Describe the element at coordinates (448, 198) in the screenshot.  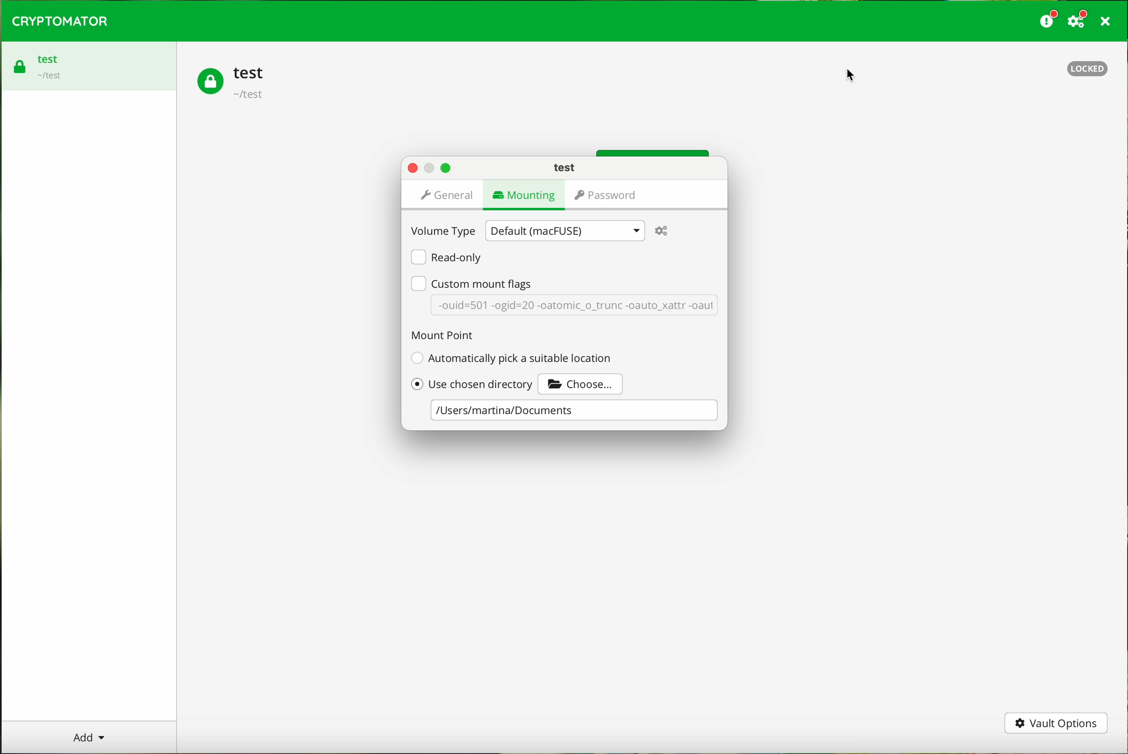
I see `general` at that location.